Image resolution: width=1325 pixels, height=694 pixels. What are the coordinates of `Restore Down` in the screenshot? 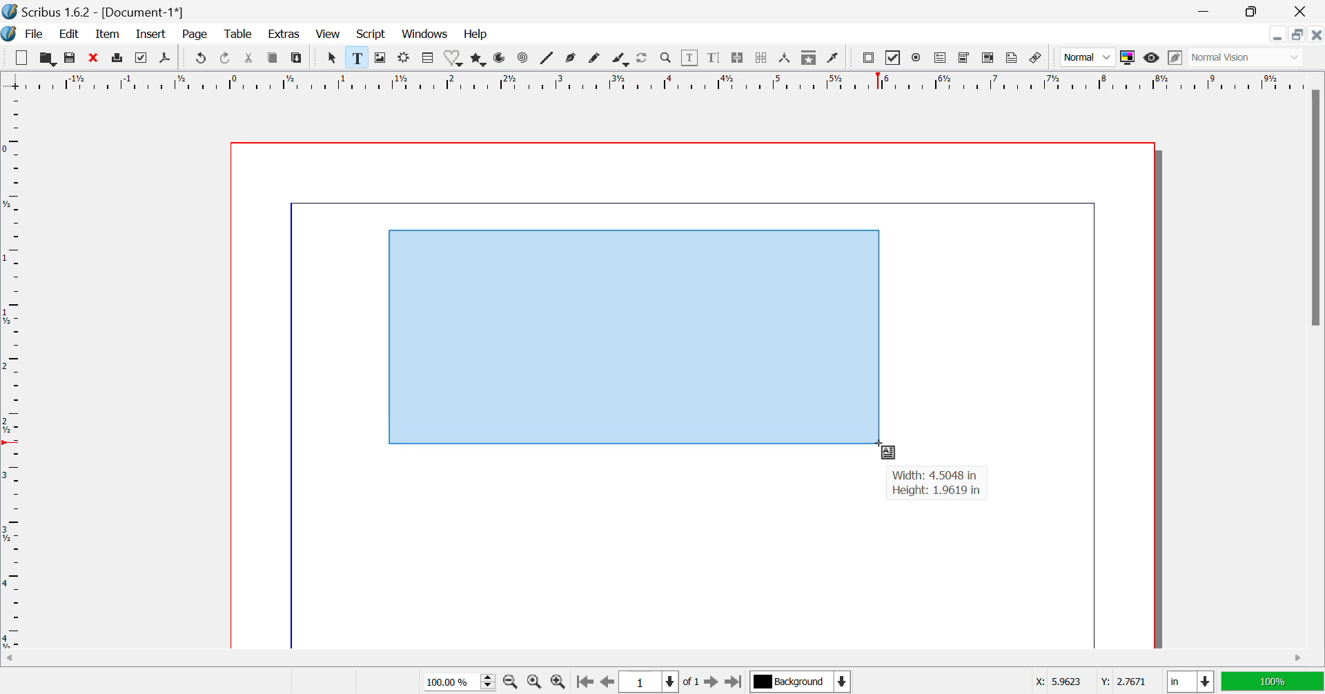 It's located at (1279, 35).